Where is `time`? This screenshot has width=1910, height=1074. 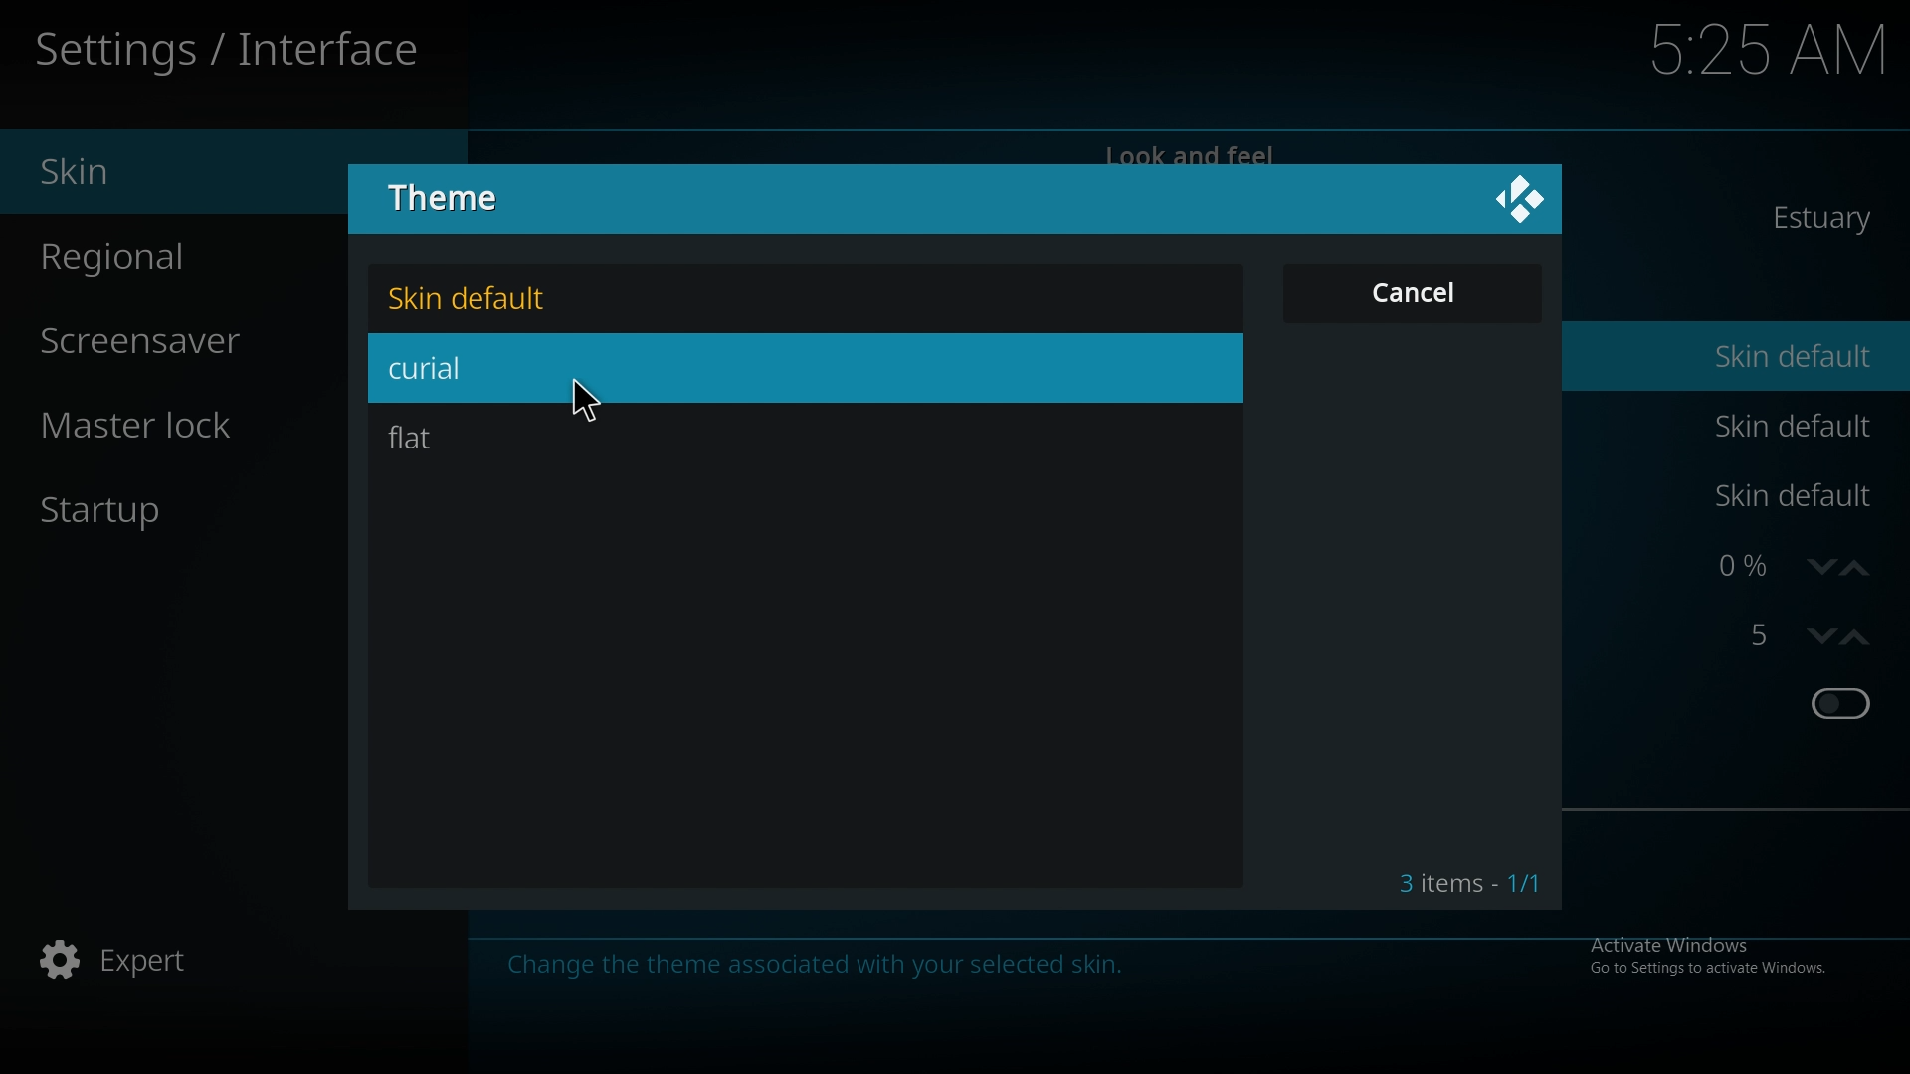
time is located at coordinates (1747, 49).